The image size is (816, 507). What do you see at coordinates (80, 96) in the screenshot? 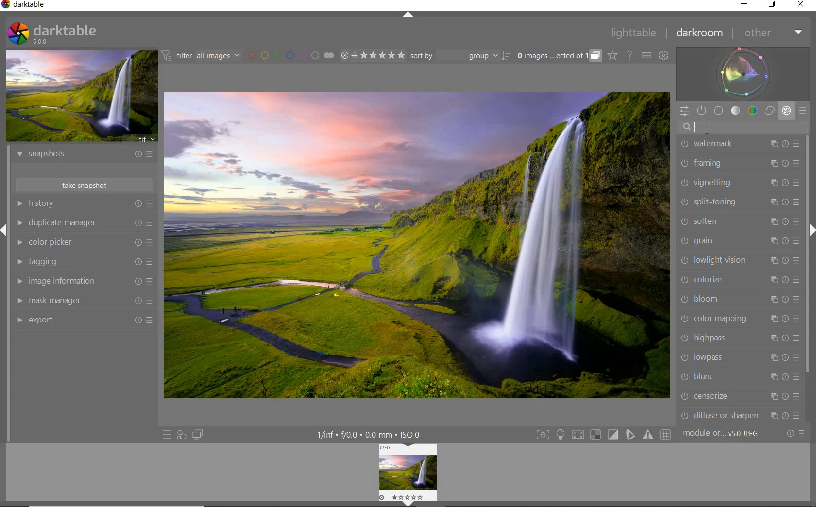
I see `IMAGE PREVIEW` at bounding box center [80, 96].